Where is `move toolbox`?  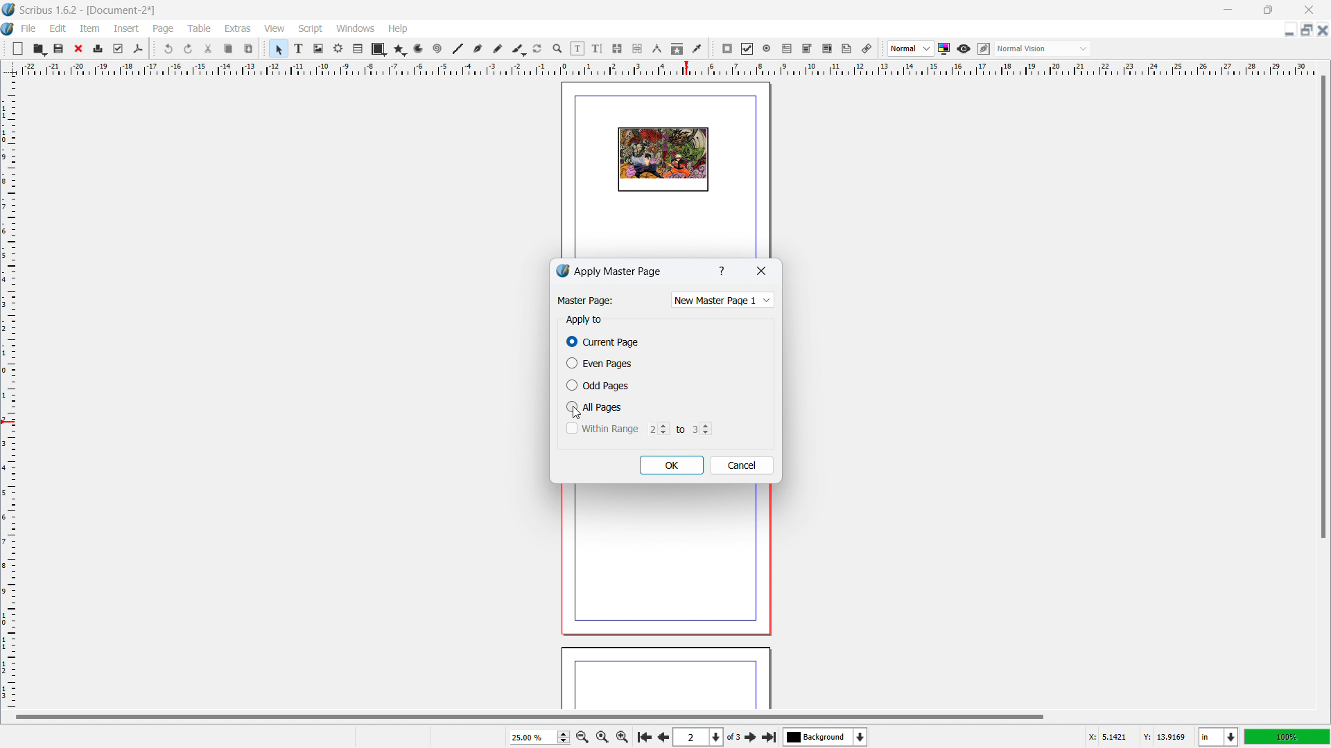 move toolbox is located at coordinates (882, 49).